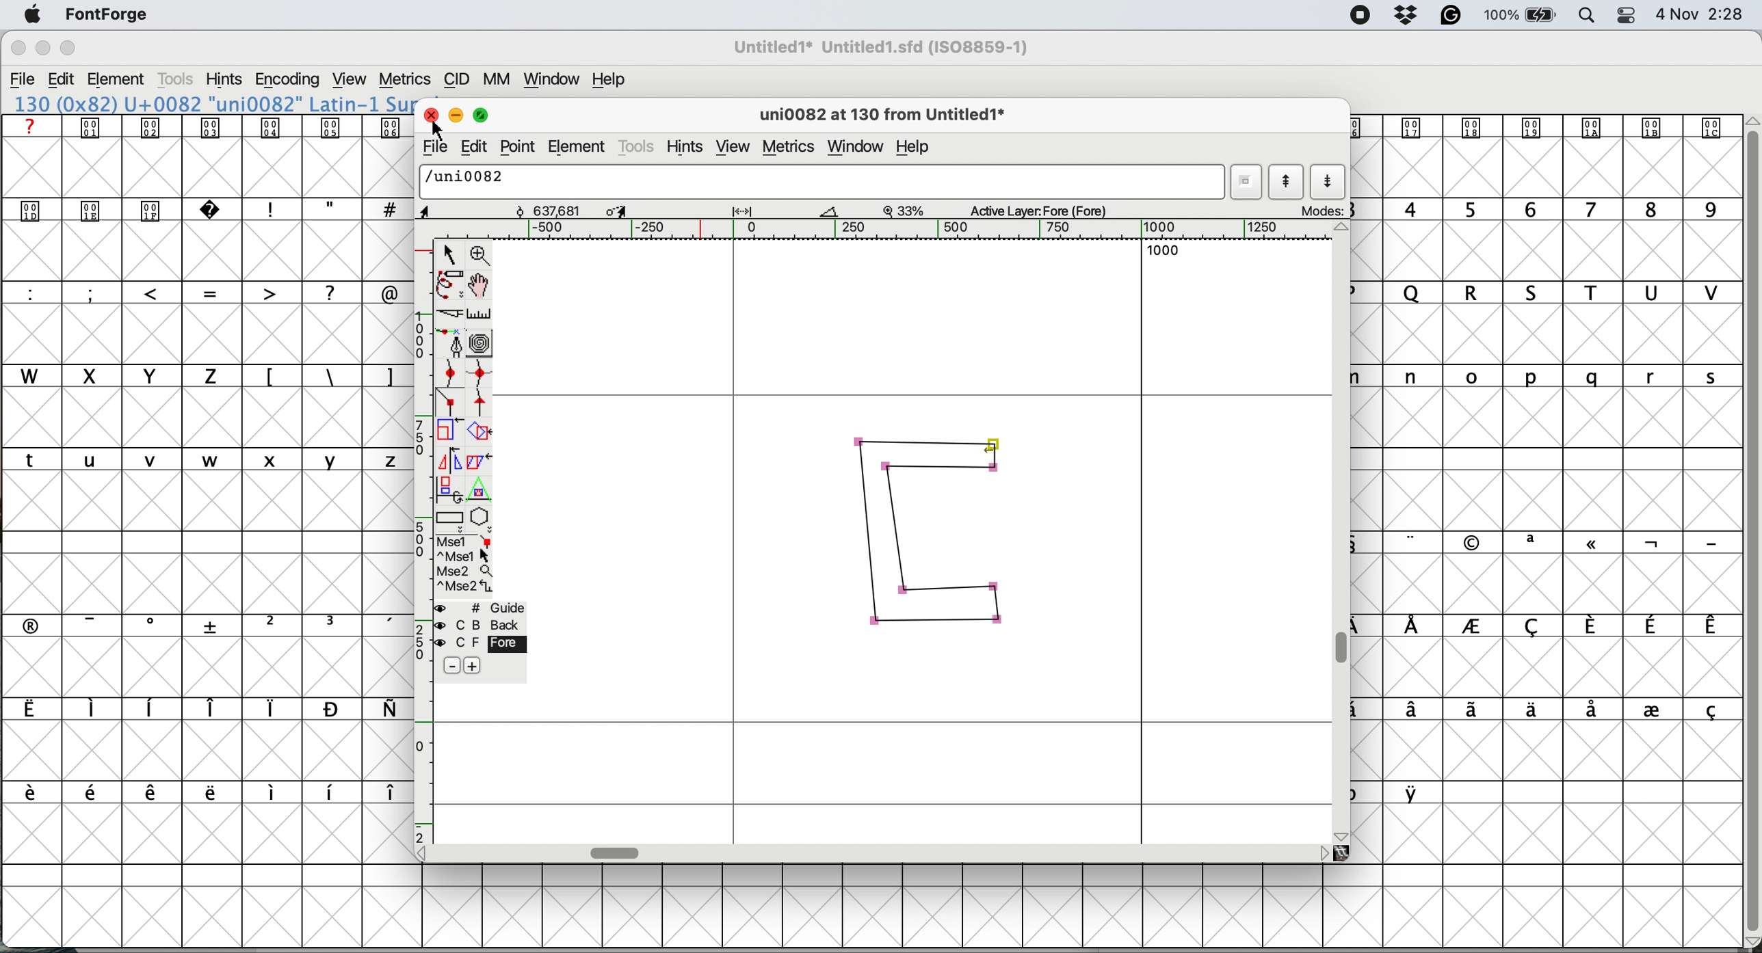  Describe the element at coordinates (902, 230) in the screenshot. I see `horizontal scale` at that location.